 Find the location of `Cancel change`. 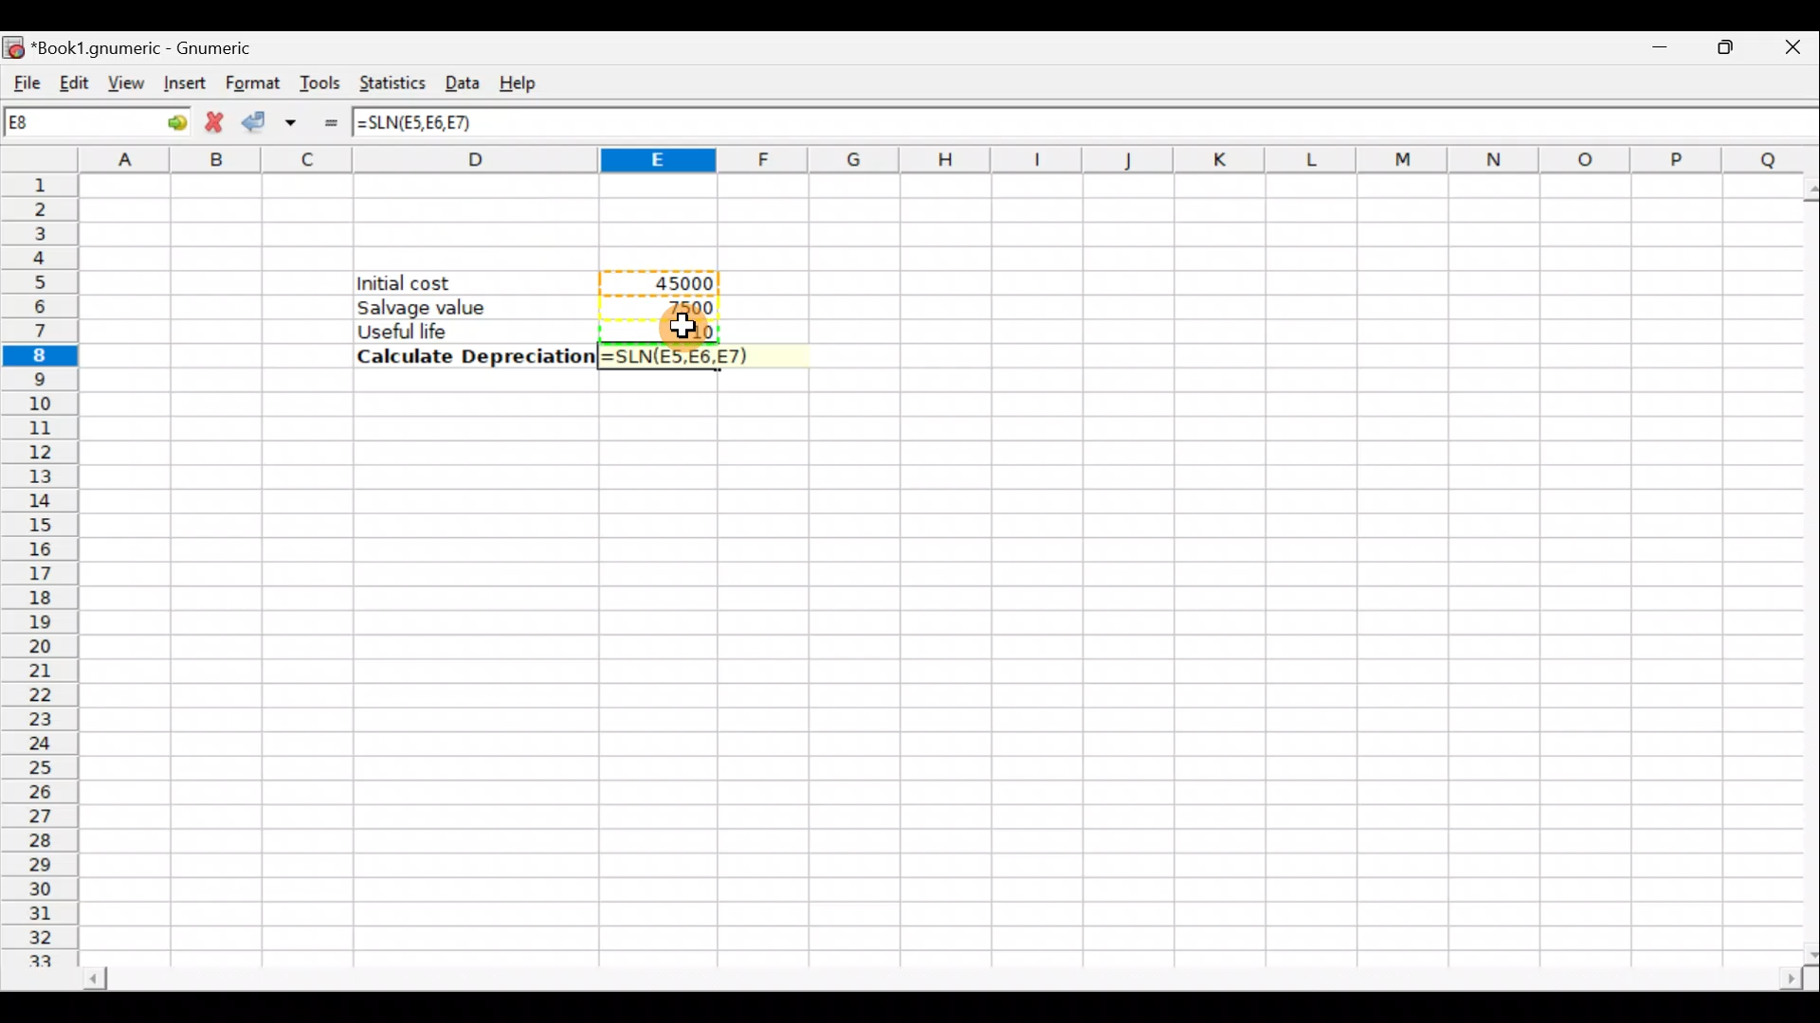

Cancel change is located at coordinates (215, 122).